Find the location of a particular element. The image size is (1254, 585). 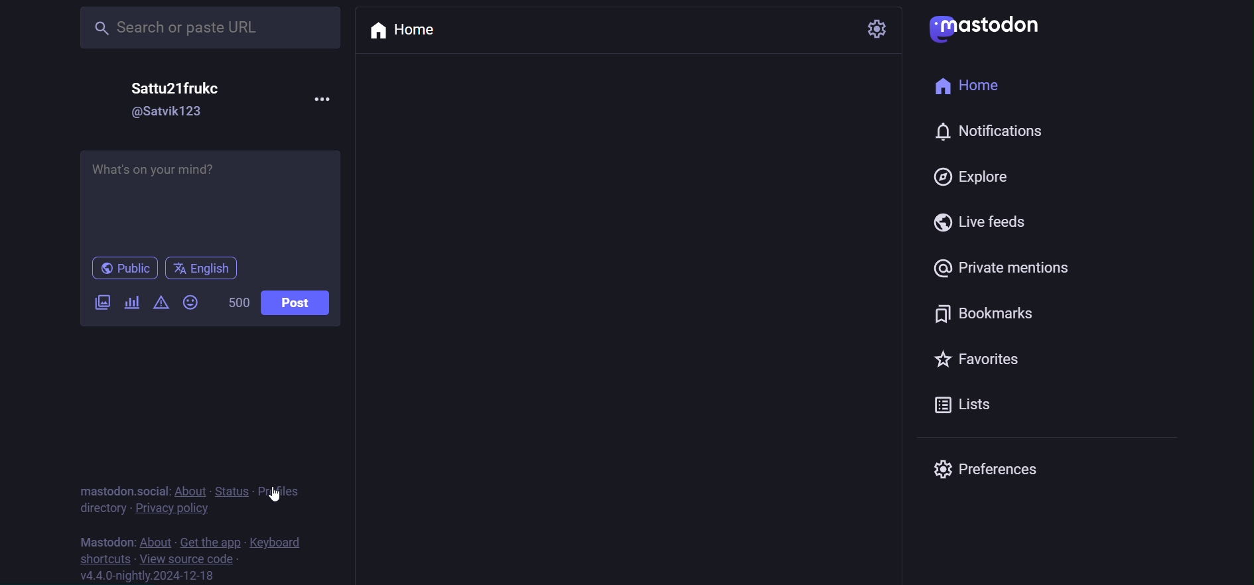

cursor is located at coordinates (279, 500).